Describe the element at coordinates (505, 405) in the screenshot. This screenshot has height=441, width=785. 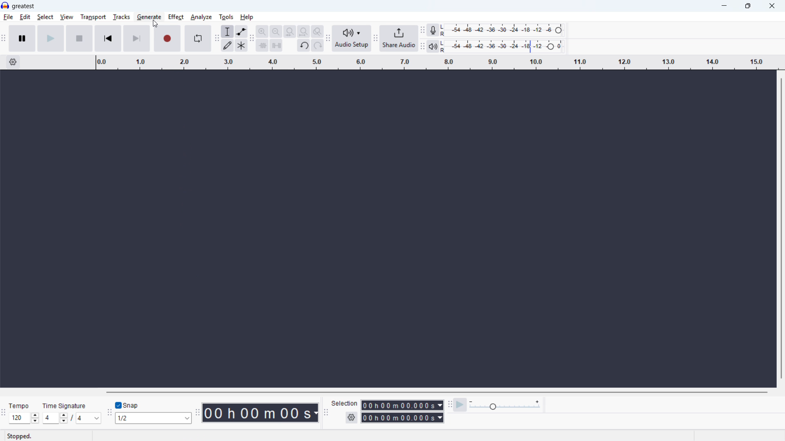
I see `playback speed` at that location.